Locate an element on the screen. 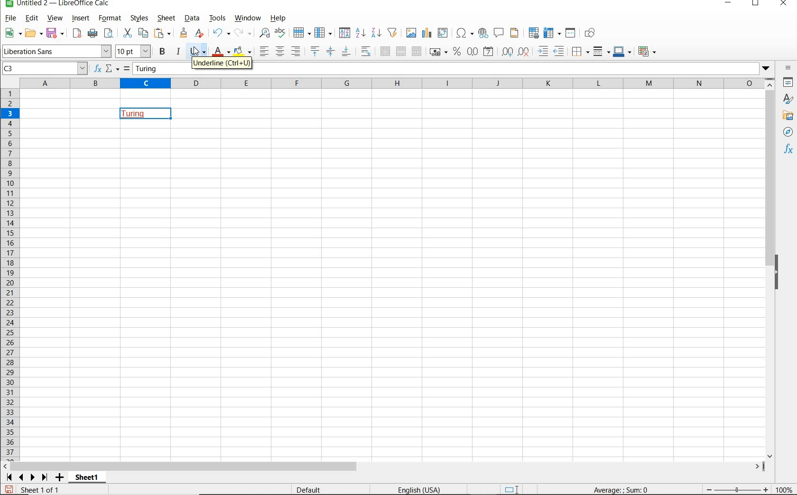 This screenshot has width=797, height=495. INSERT HYPERLINK is located at coordinates (483, 34).